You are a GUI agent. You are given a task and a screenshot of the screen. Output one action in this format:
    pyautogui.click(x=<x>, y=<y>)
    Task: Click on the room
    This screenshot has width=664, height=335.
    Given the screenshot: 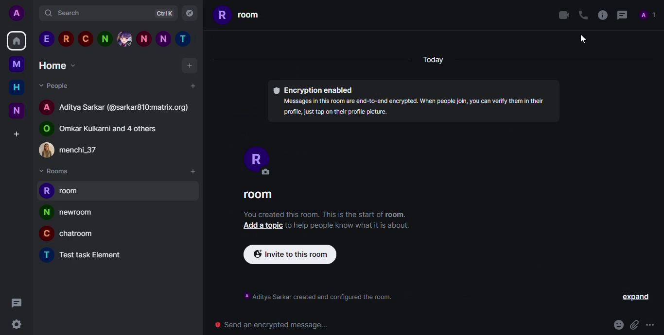 What is the action you would take?
    pyautogui.click(x=80, y=236)
    